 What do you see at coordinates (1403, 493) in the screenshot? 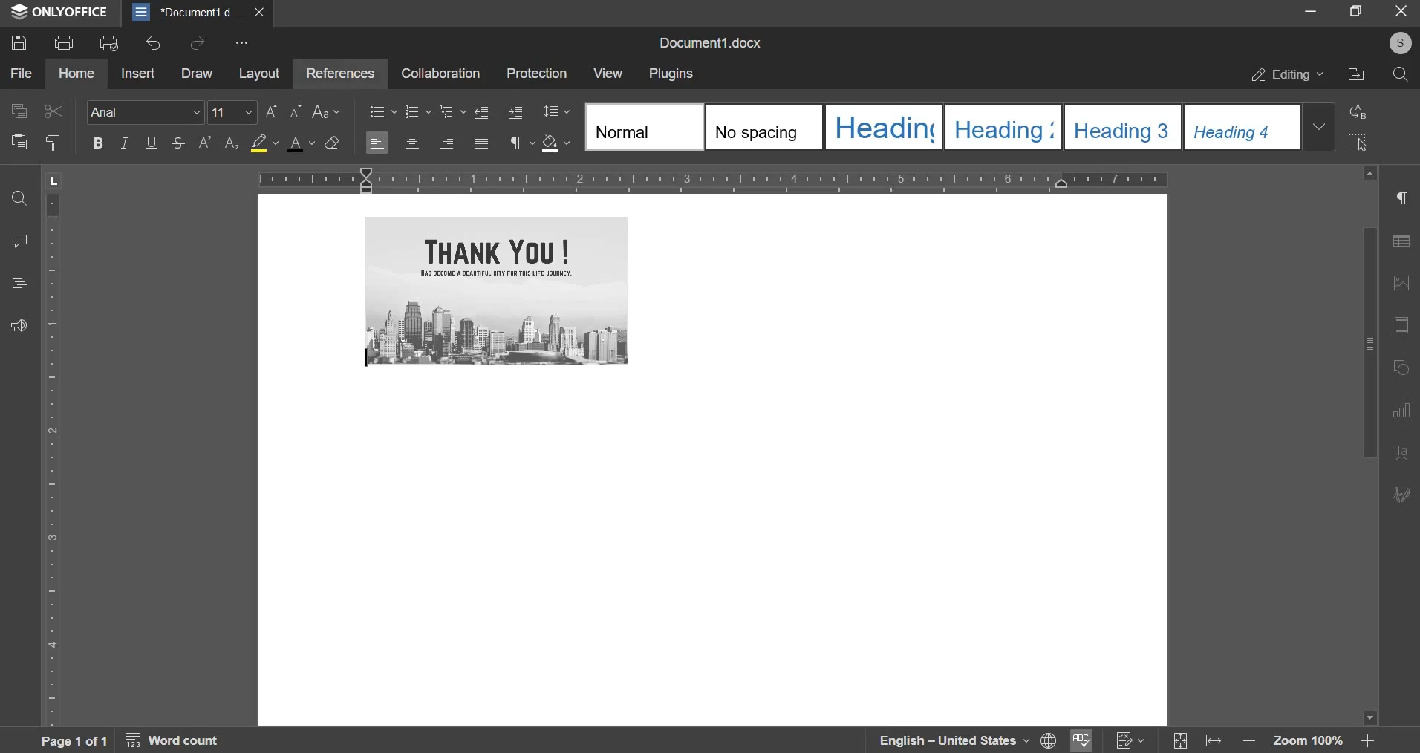
I see `Edit` at bounding box center [1403, 493].